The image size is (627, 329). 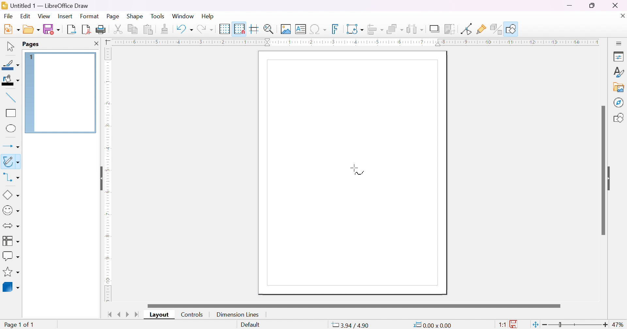 What do you see at coordinates (570, 5) in the screenshot?
I see `minimize` at bounding box center [570, 5].